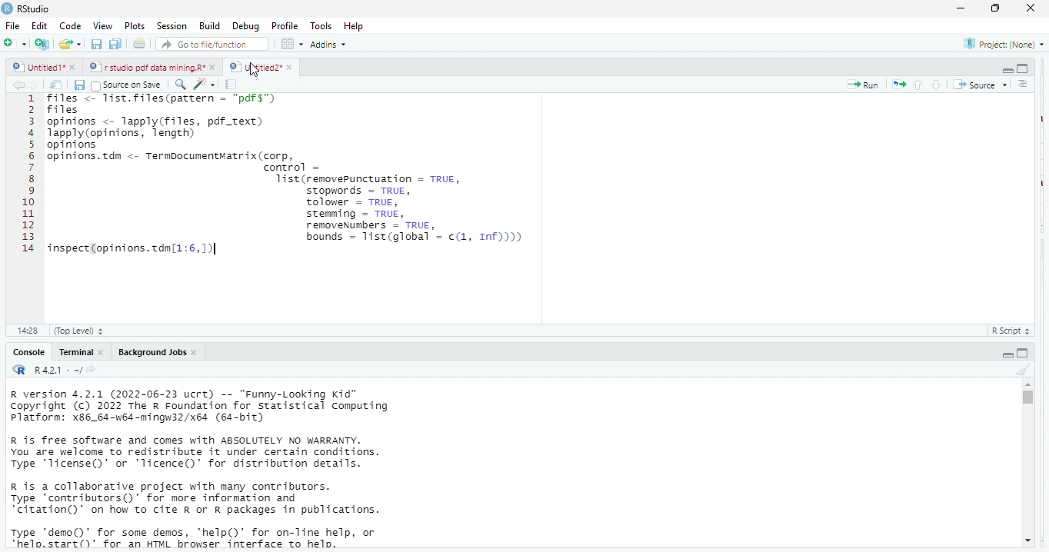  Describe the element at coordinates (332, 44) in the screenshot. I see `addins` at that location.